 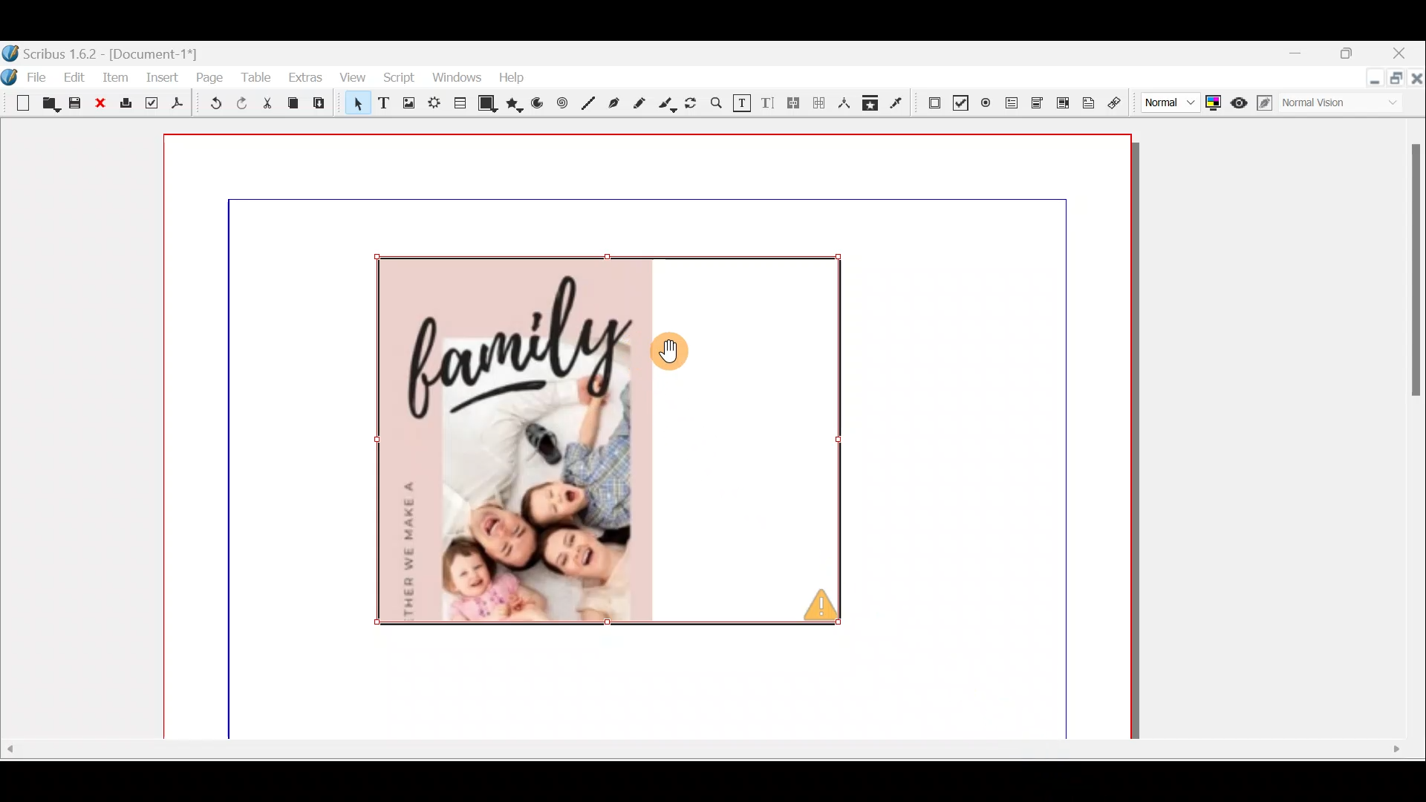 What do you see at coordinates (538, 105) in the screenshot?
I see `Arc` at bounding box center [538, 105].